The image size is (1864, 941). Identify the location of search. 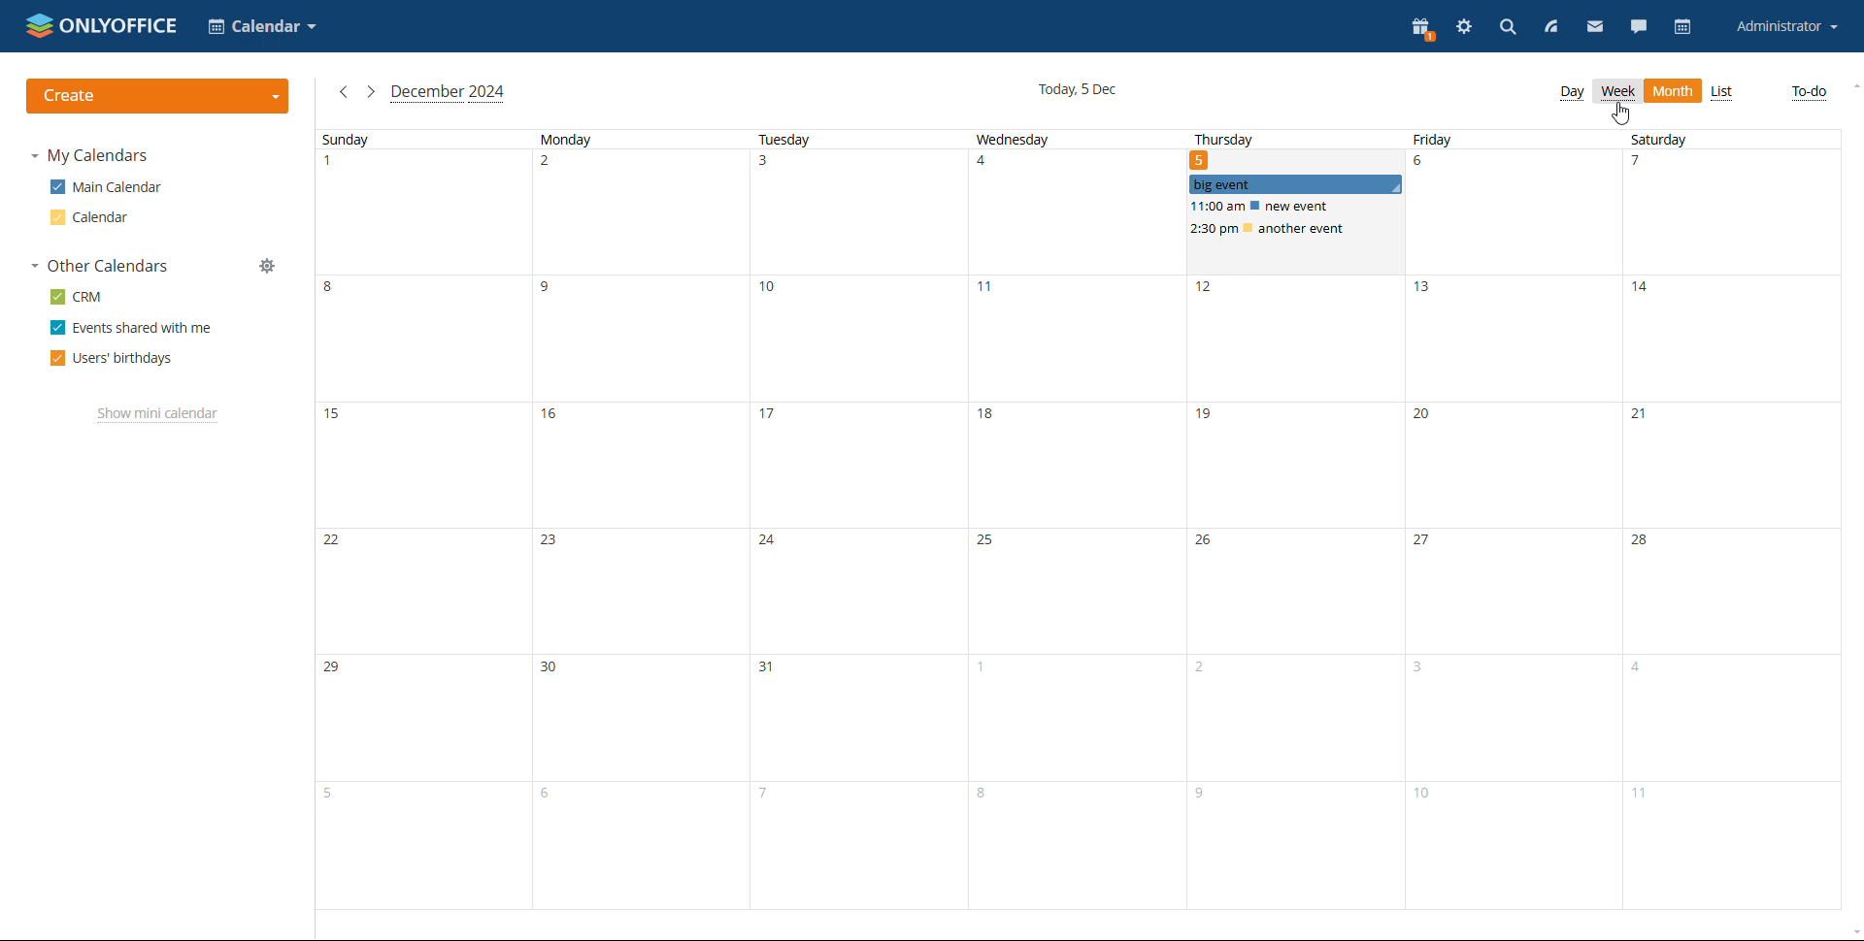
(1506, 25).